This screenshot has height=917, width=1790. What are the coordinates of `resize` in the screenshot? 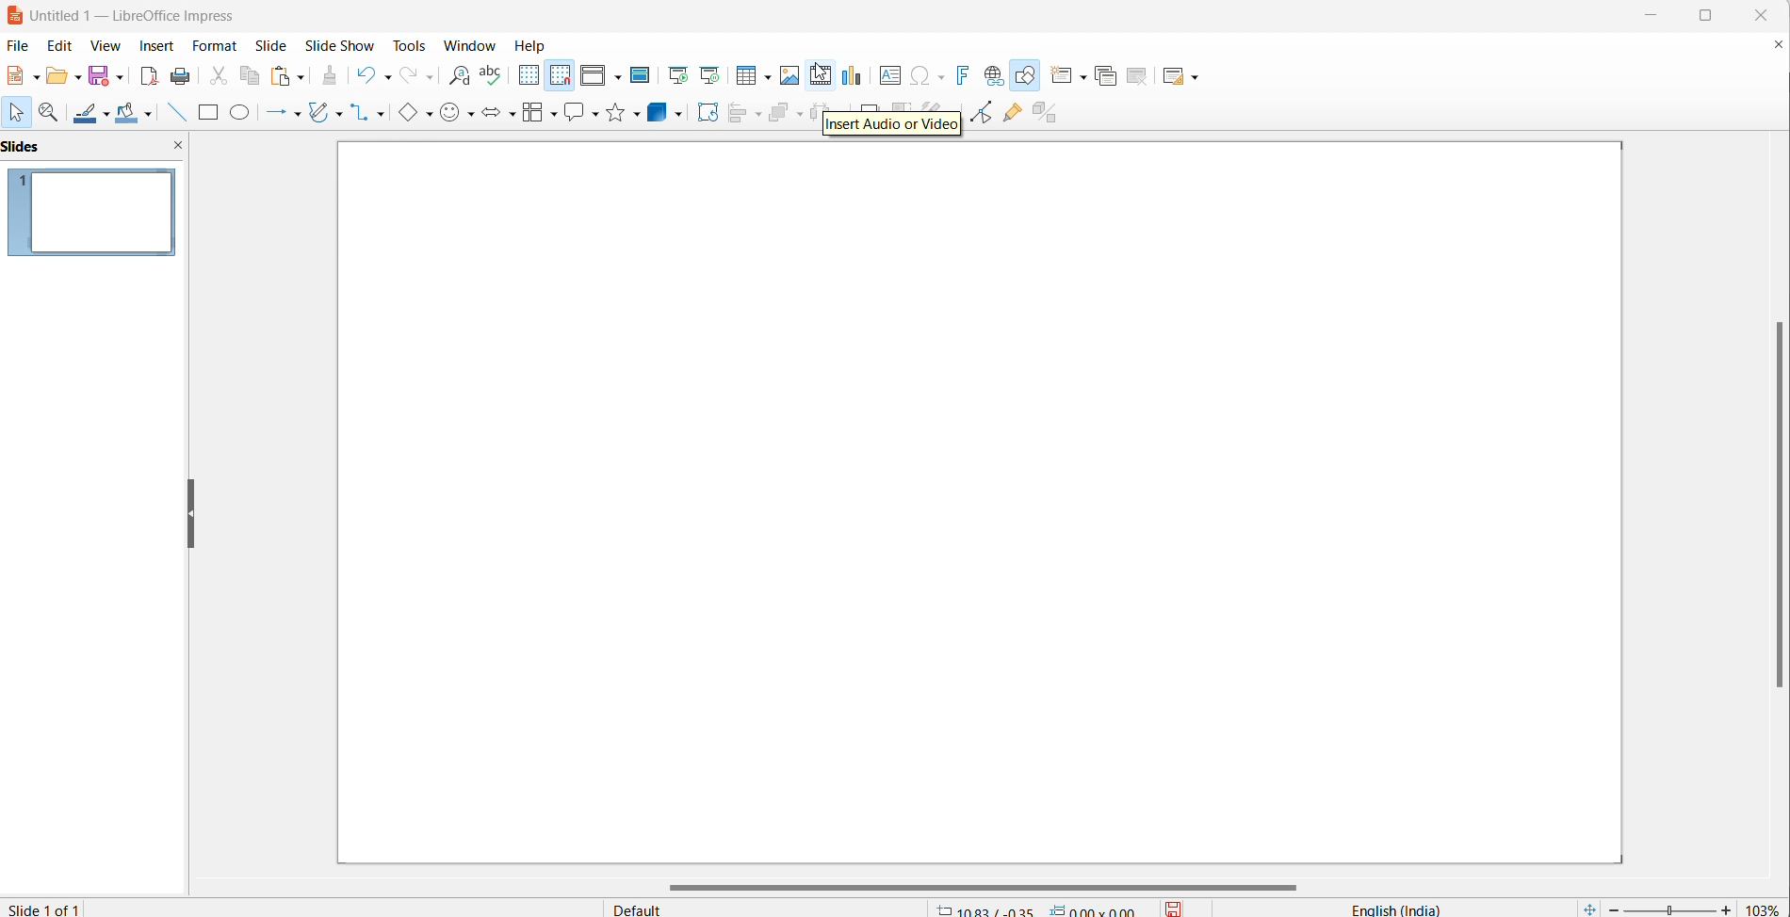 It's located at (191, 512).